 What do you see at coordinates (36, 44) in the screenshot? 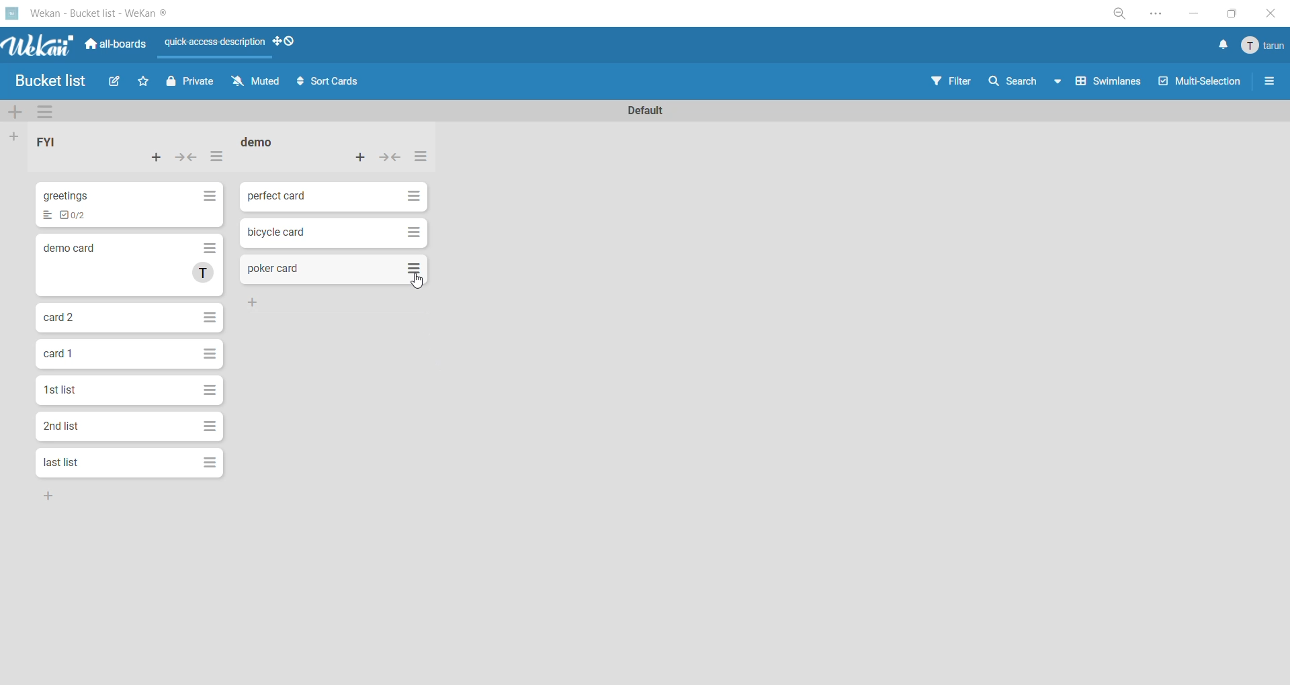
I see `Wekan` at bounding box center [36, 44].